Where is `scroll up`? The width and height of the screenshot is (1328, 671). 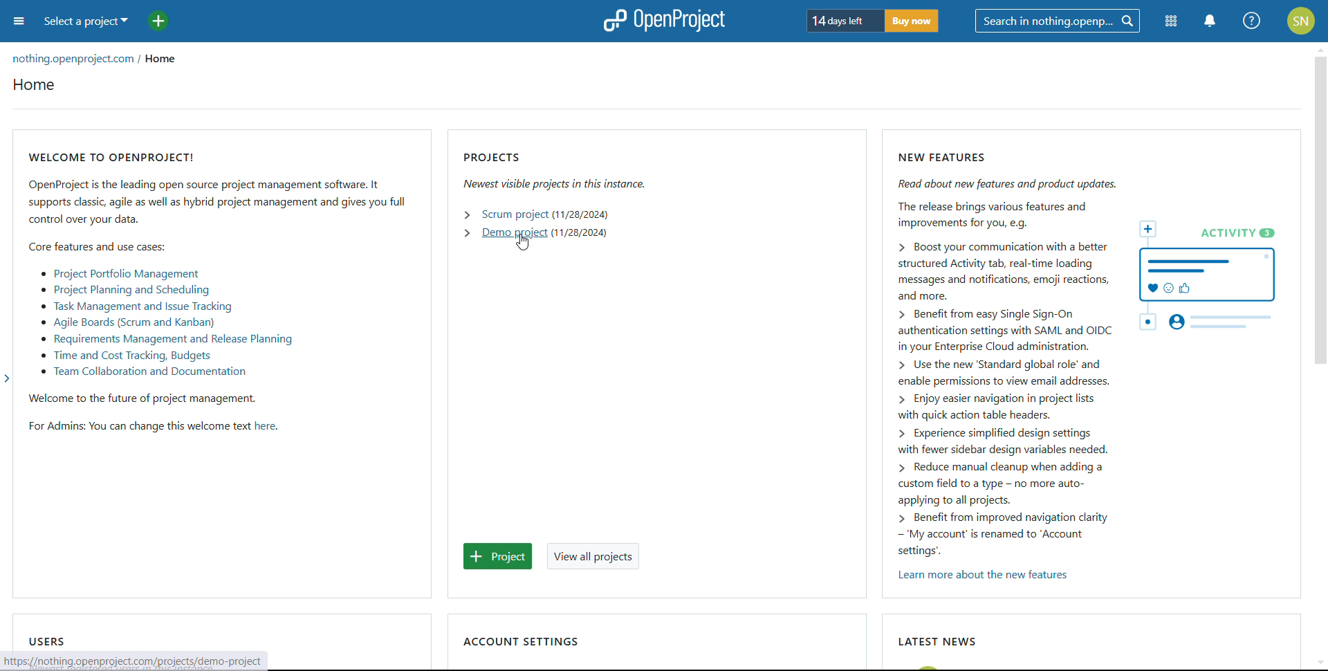
scroll up is located at coordinates (1320, 48).